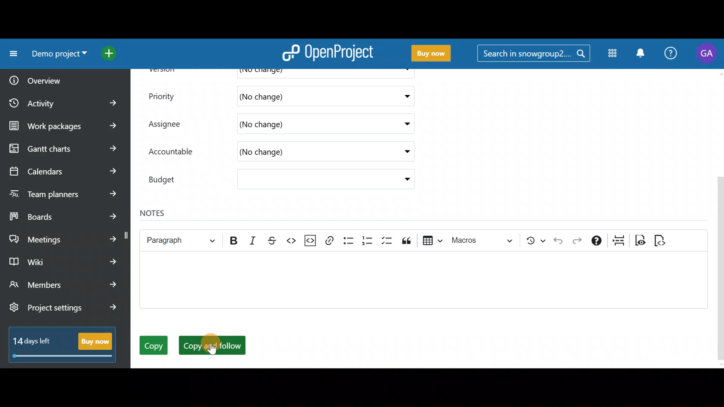 The height and width of the screenshot is (407, 724). I want to click on Wiki, so click(61, 260).